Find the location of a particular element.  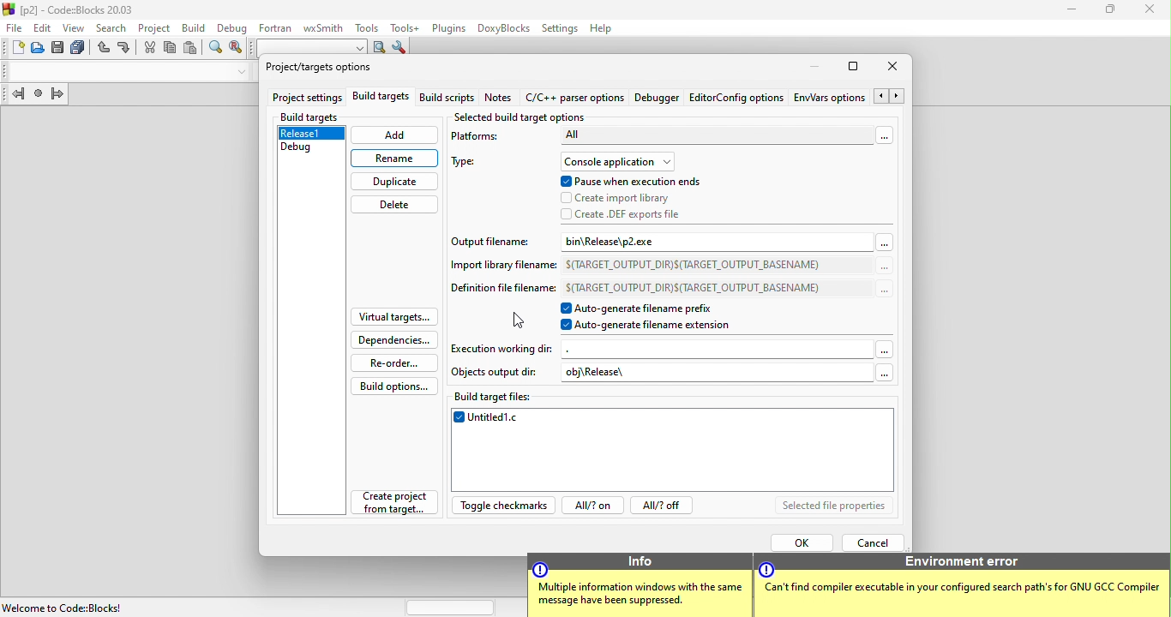

welcome to code blocks is located at coordinates (69, 606).